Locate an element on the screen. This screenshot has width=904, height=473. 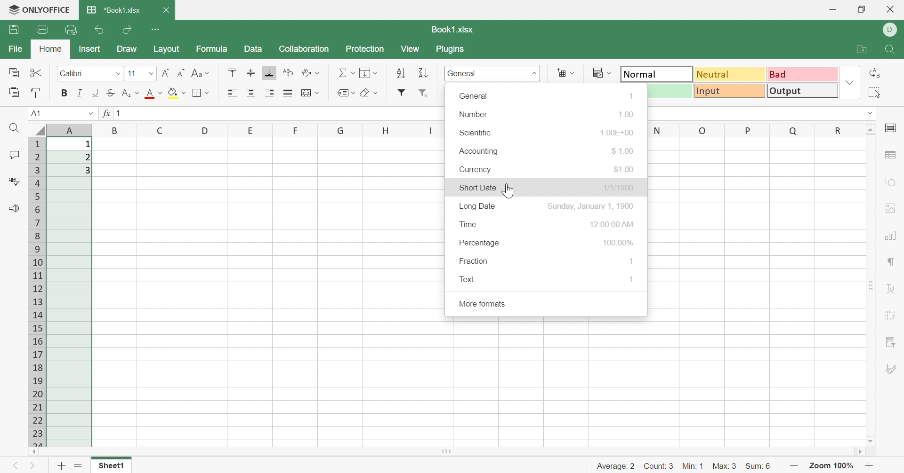
Clear is located at coordinates (368, 93).